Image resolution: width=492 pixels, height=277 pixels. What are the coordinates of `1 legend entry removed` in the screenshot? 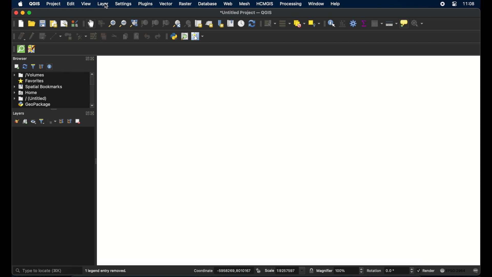 It's located at (107, 270).